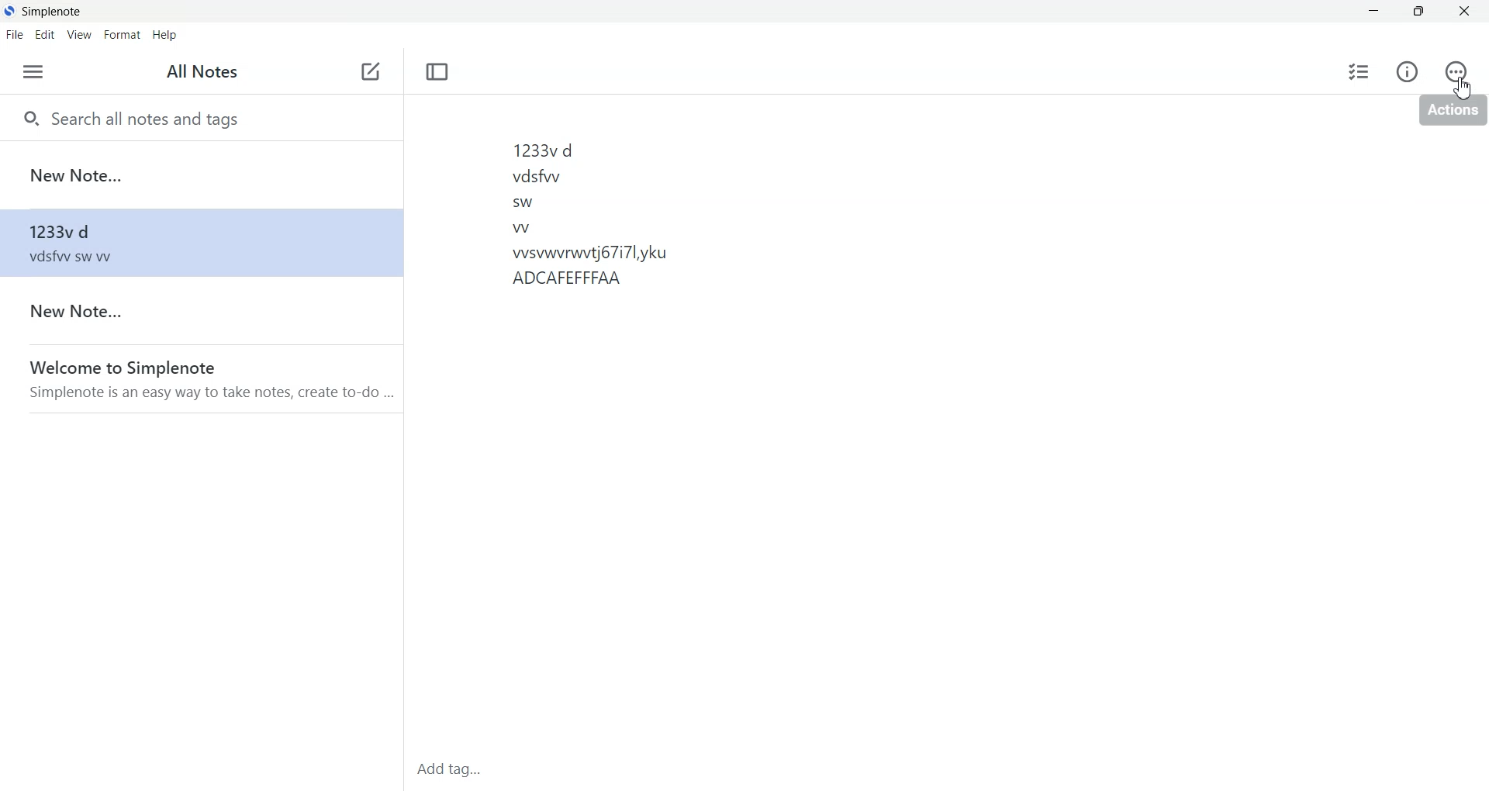 The image size is (1489, 791). I want to click on New note, so click(200, 311).